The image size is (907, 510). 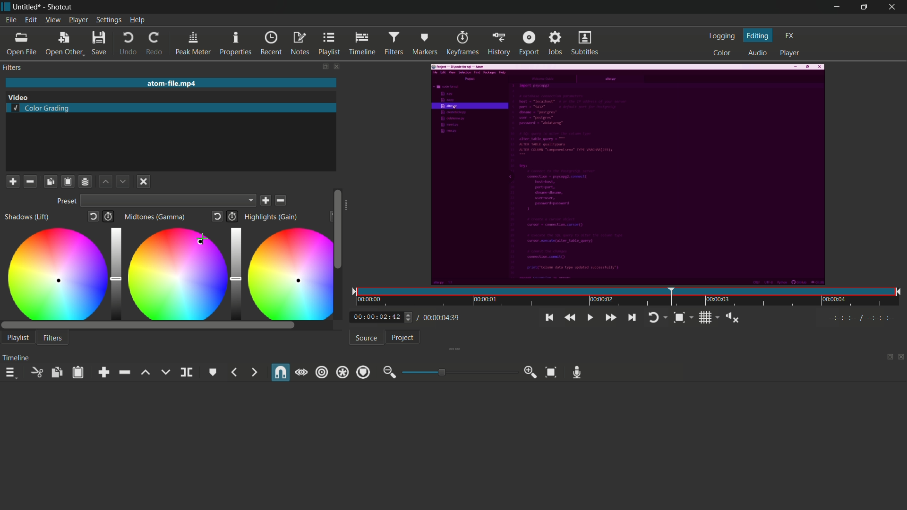 I want to click on close filter, so click(x=335, y=66).